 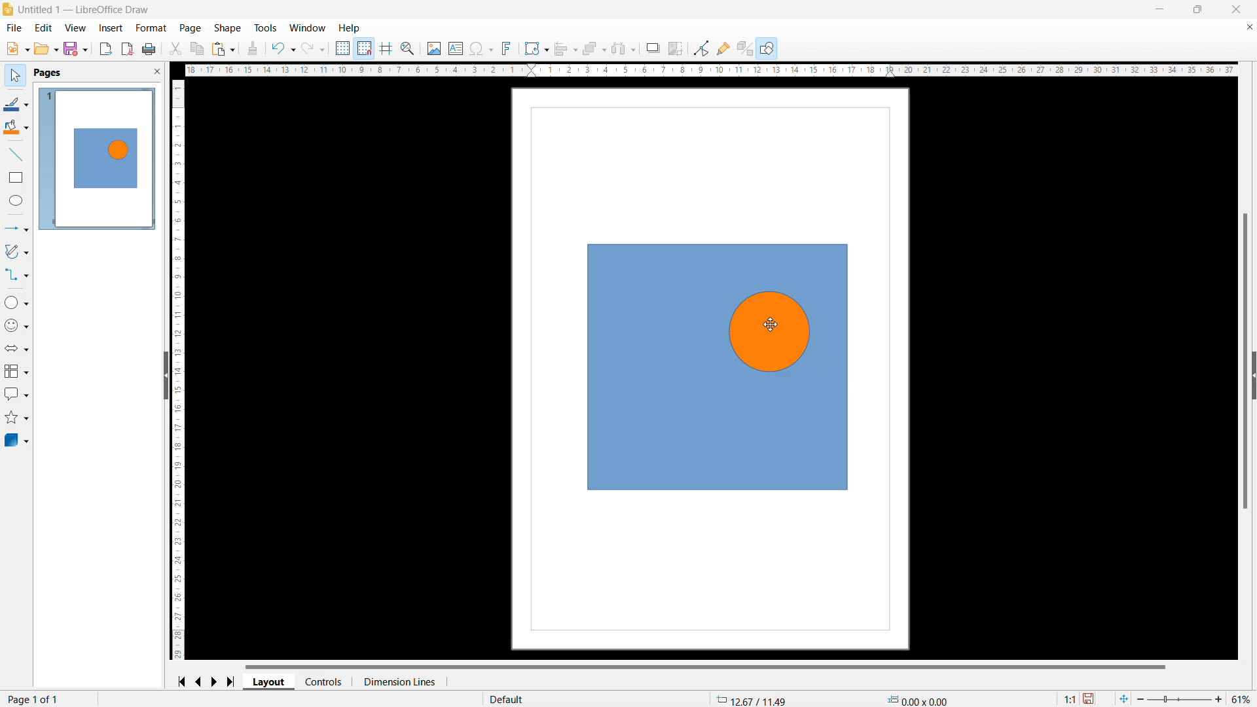 What do you see at coordinates (97, 158) in the screenshot?
I see `page 1` at bounding box center [97, 158].